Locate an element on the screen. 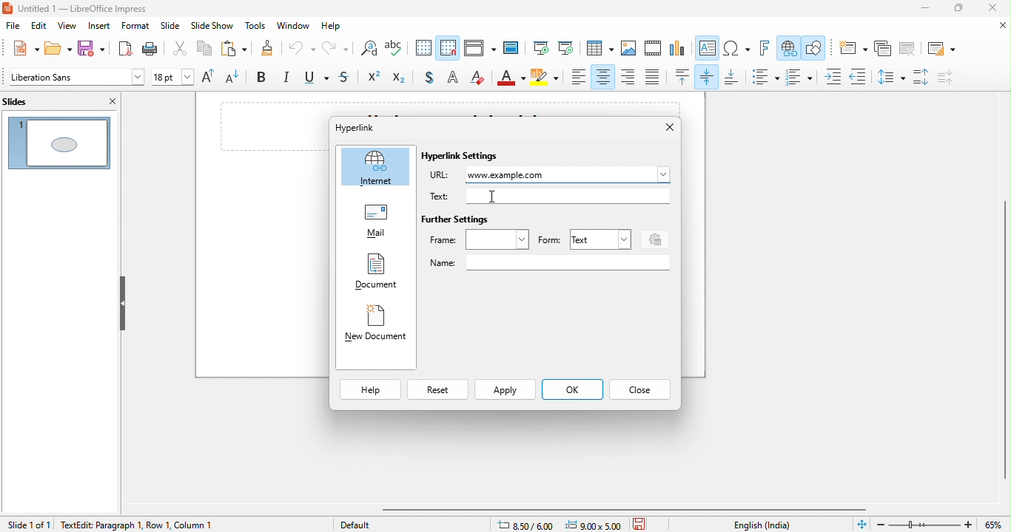 This screenshot has height=532, width=1011. horizontal scroll bar is located at coordinates (630, 509).